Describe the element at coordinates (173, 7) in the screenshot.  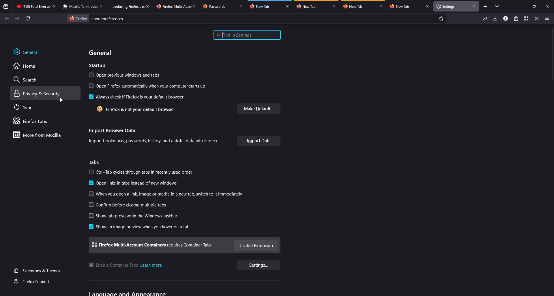
I see `tab` at that location.